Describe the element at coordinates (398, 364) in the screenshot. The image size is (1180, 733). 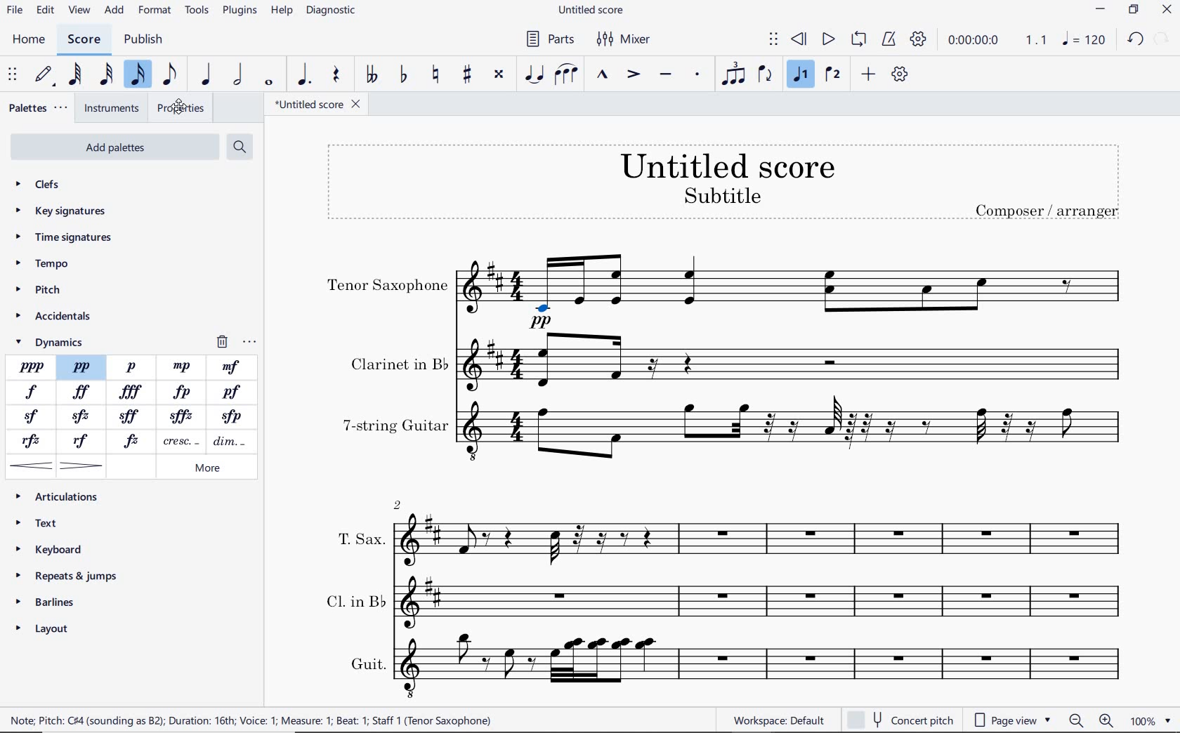
I see `text` at that location.